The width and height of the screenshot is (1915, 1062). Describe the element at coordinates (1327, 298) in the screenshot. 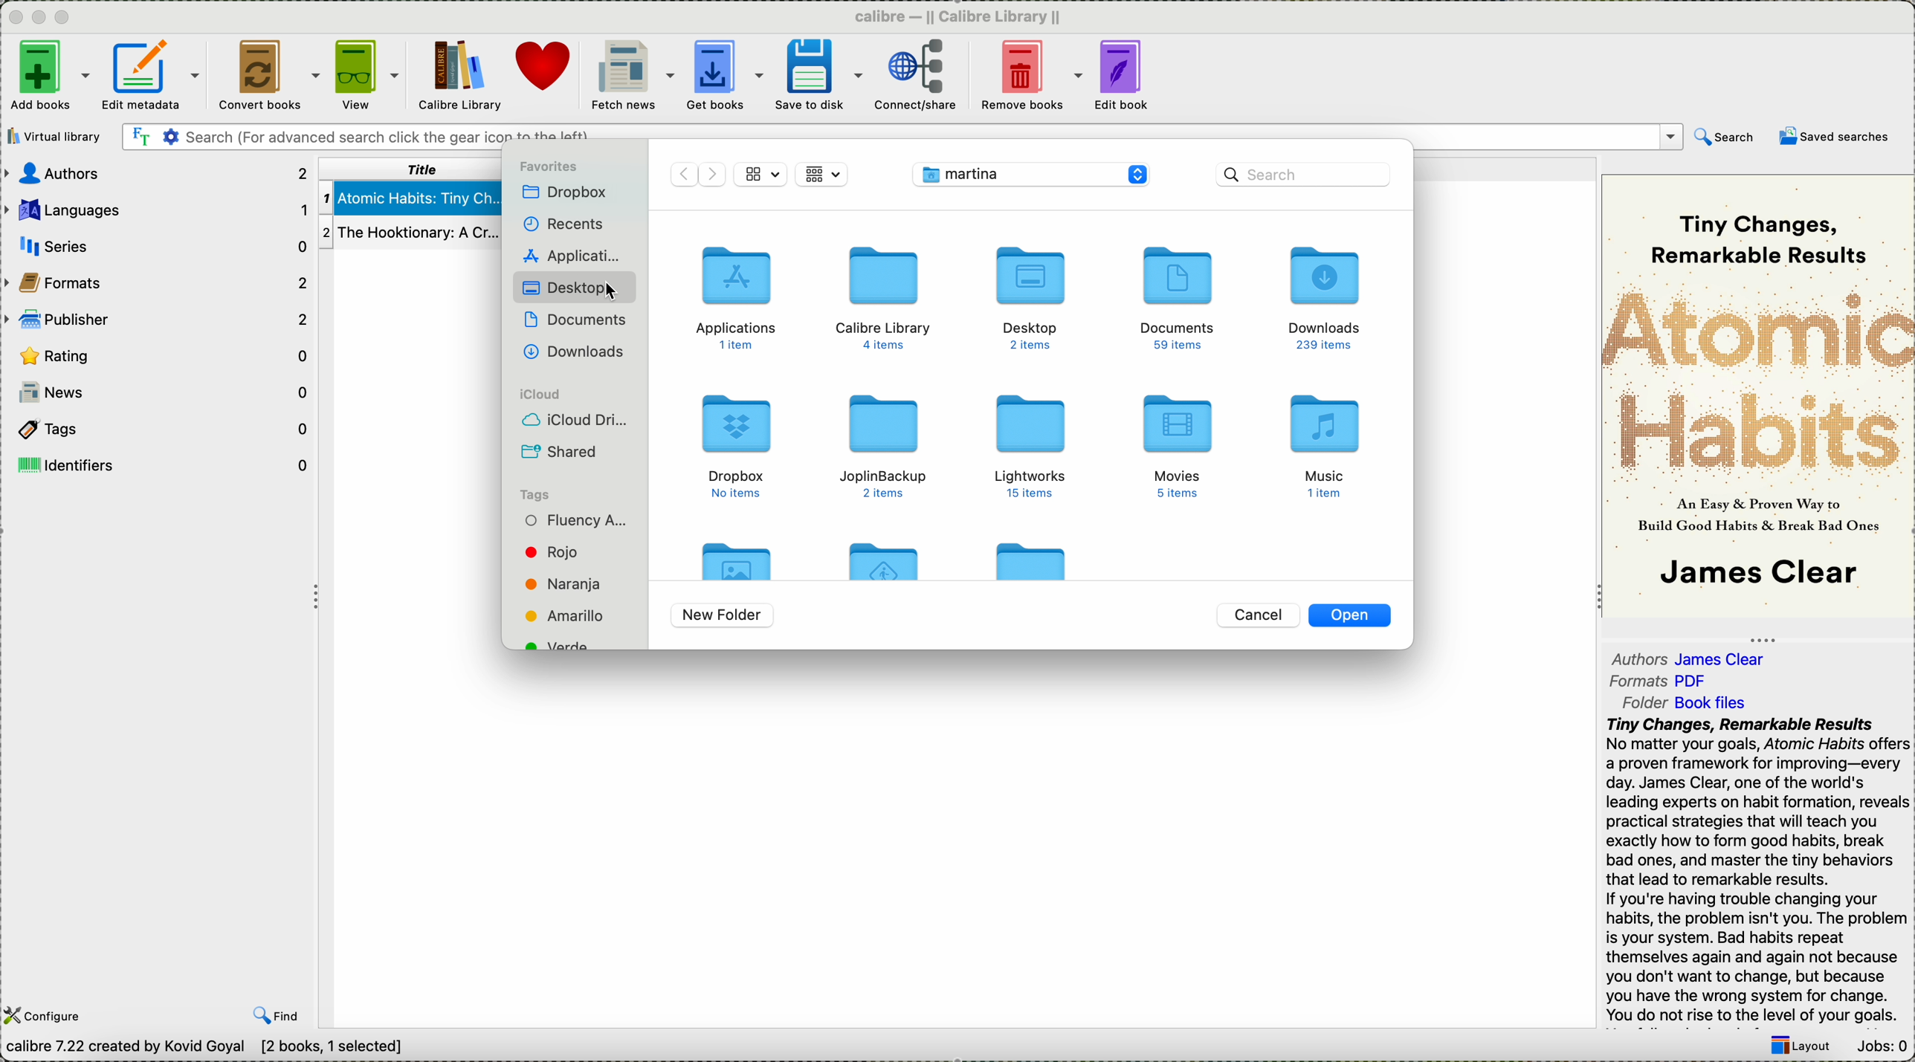

I see `downloads` at that location.